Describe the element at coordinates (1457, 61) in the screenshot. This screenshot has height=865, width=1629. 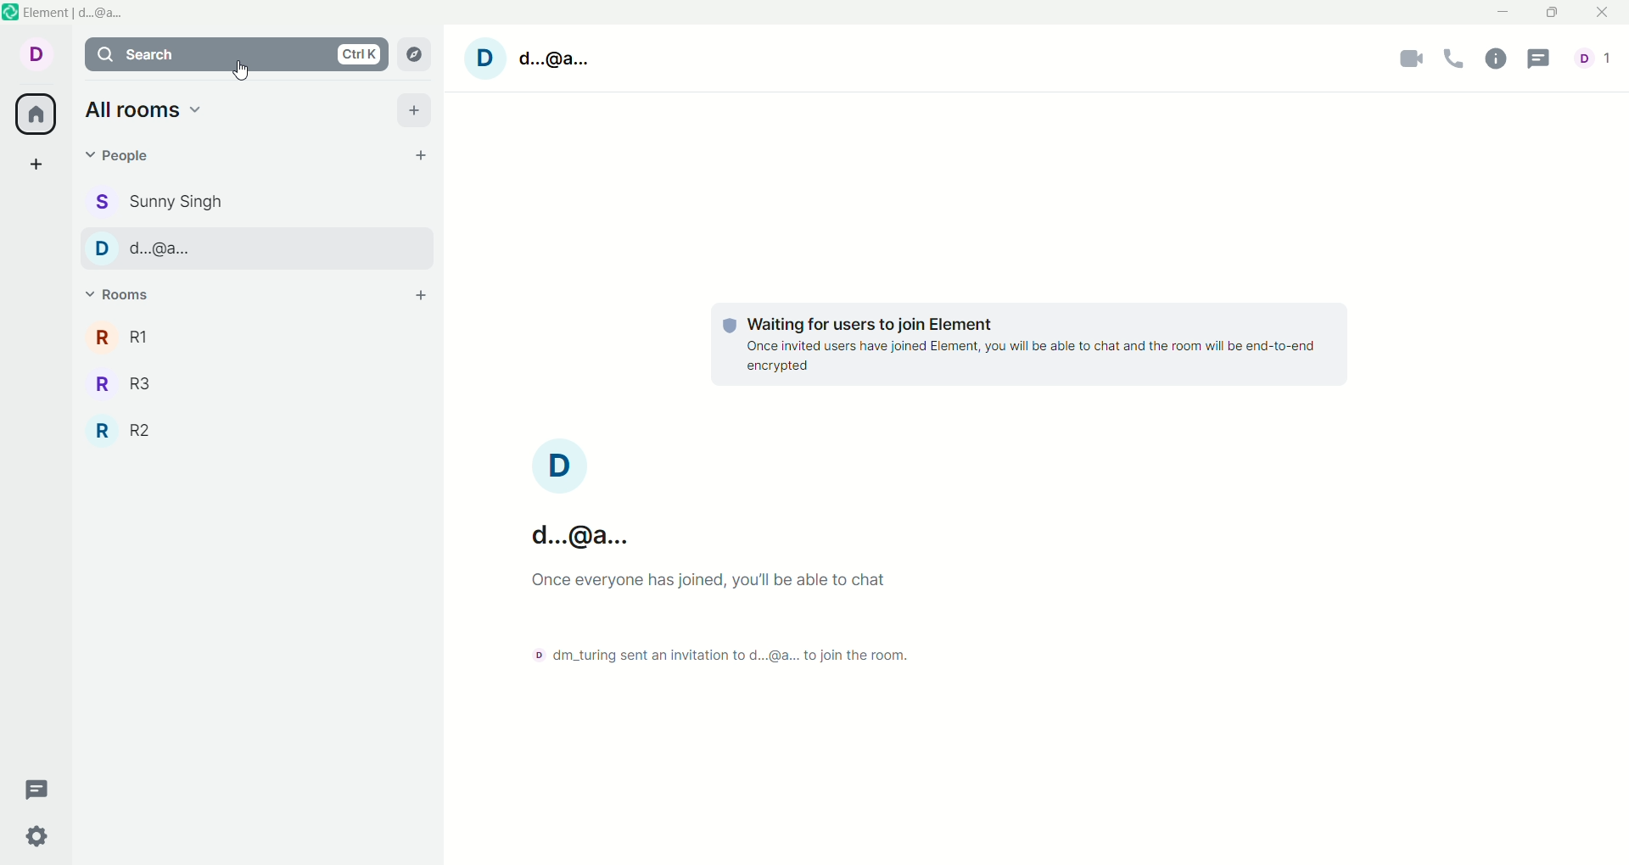
I see `voice call` at that location.